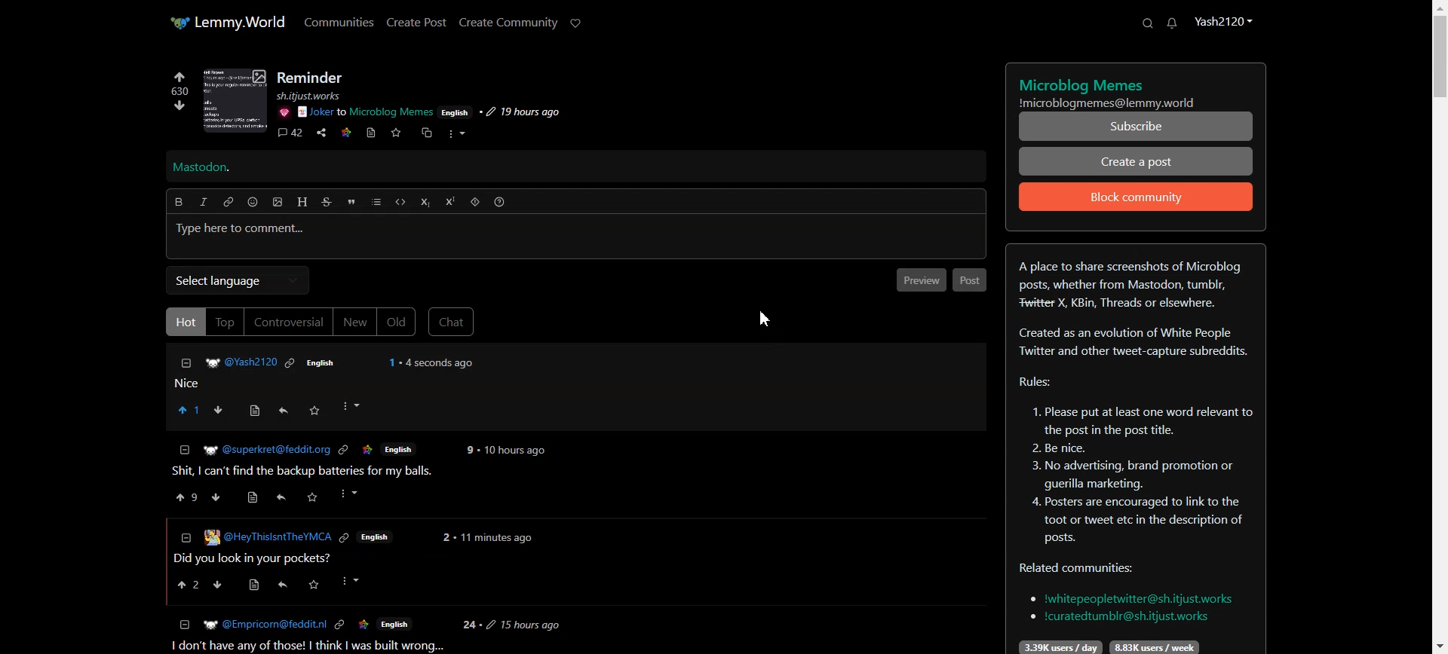  What do you see at coordinates (305, 472) in the screenshot?
I see `Shit, | cant find the backup batteries for my balls.` at bounding box center [305, 472].